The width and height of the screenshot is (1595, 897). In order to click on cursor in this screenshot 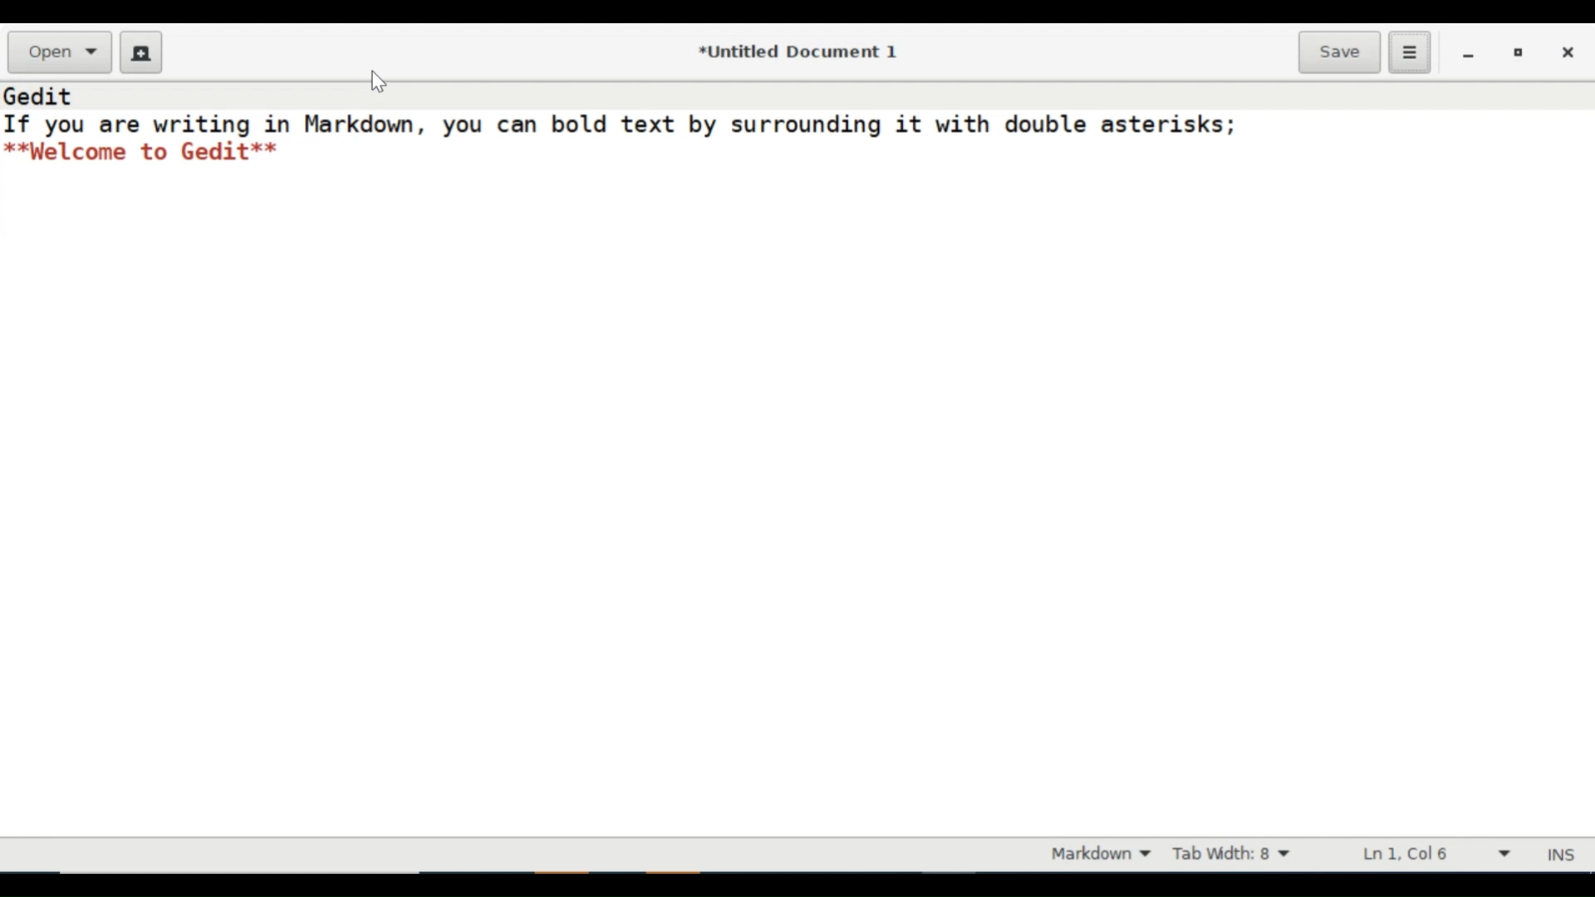, I will do `click(375, 81)`.